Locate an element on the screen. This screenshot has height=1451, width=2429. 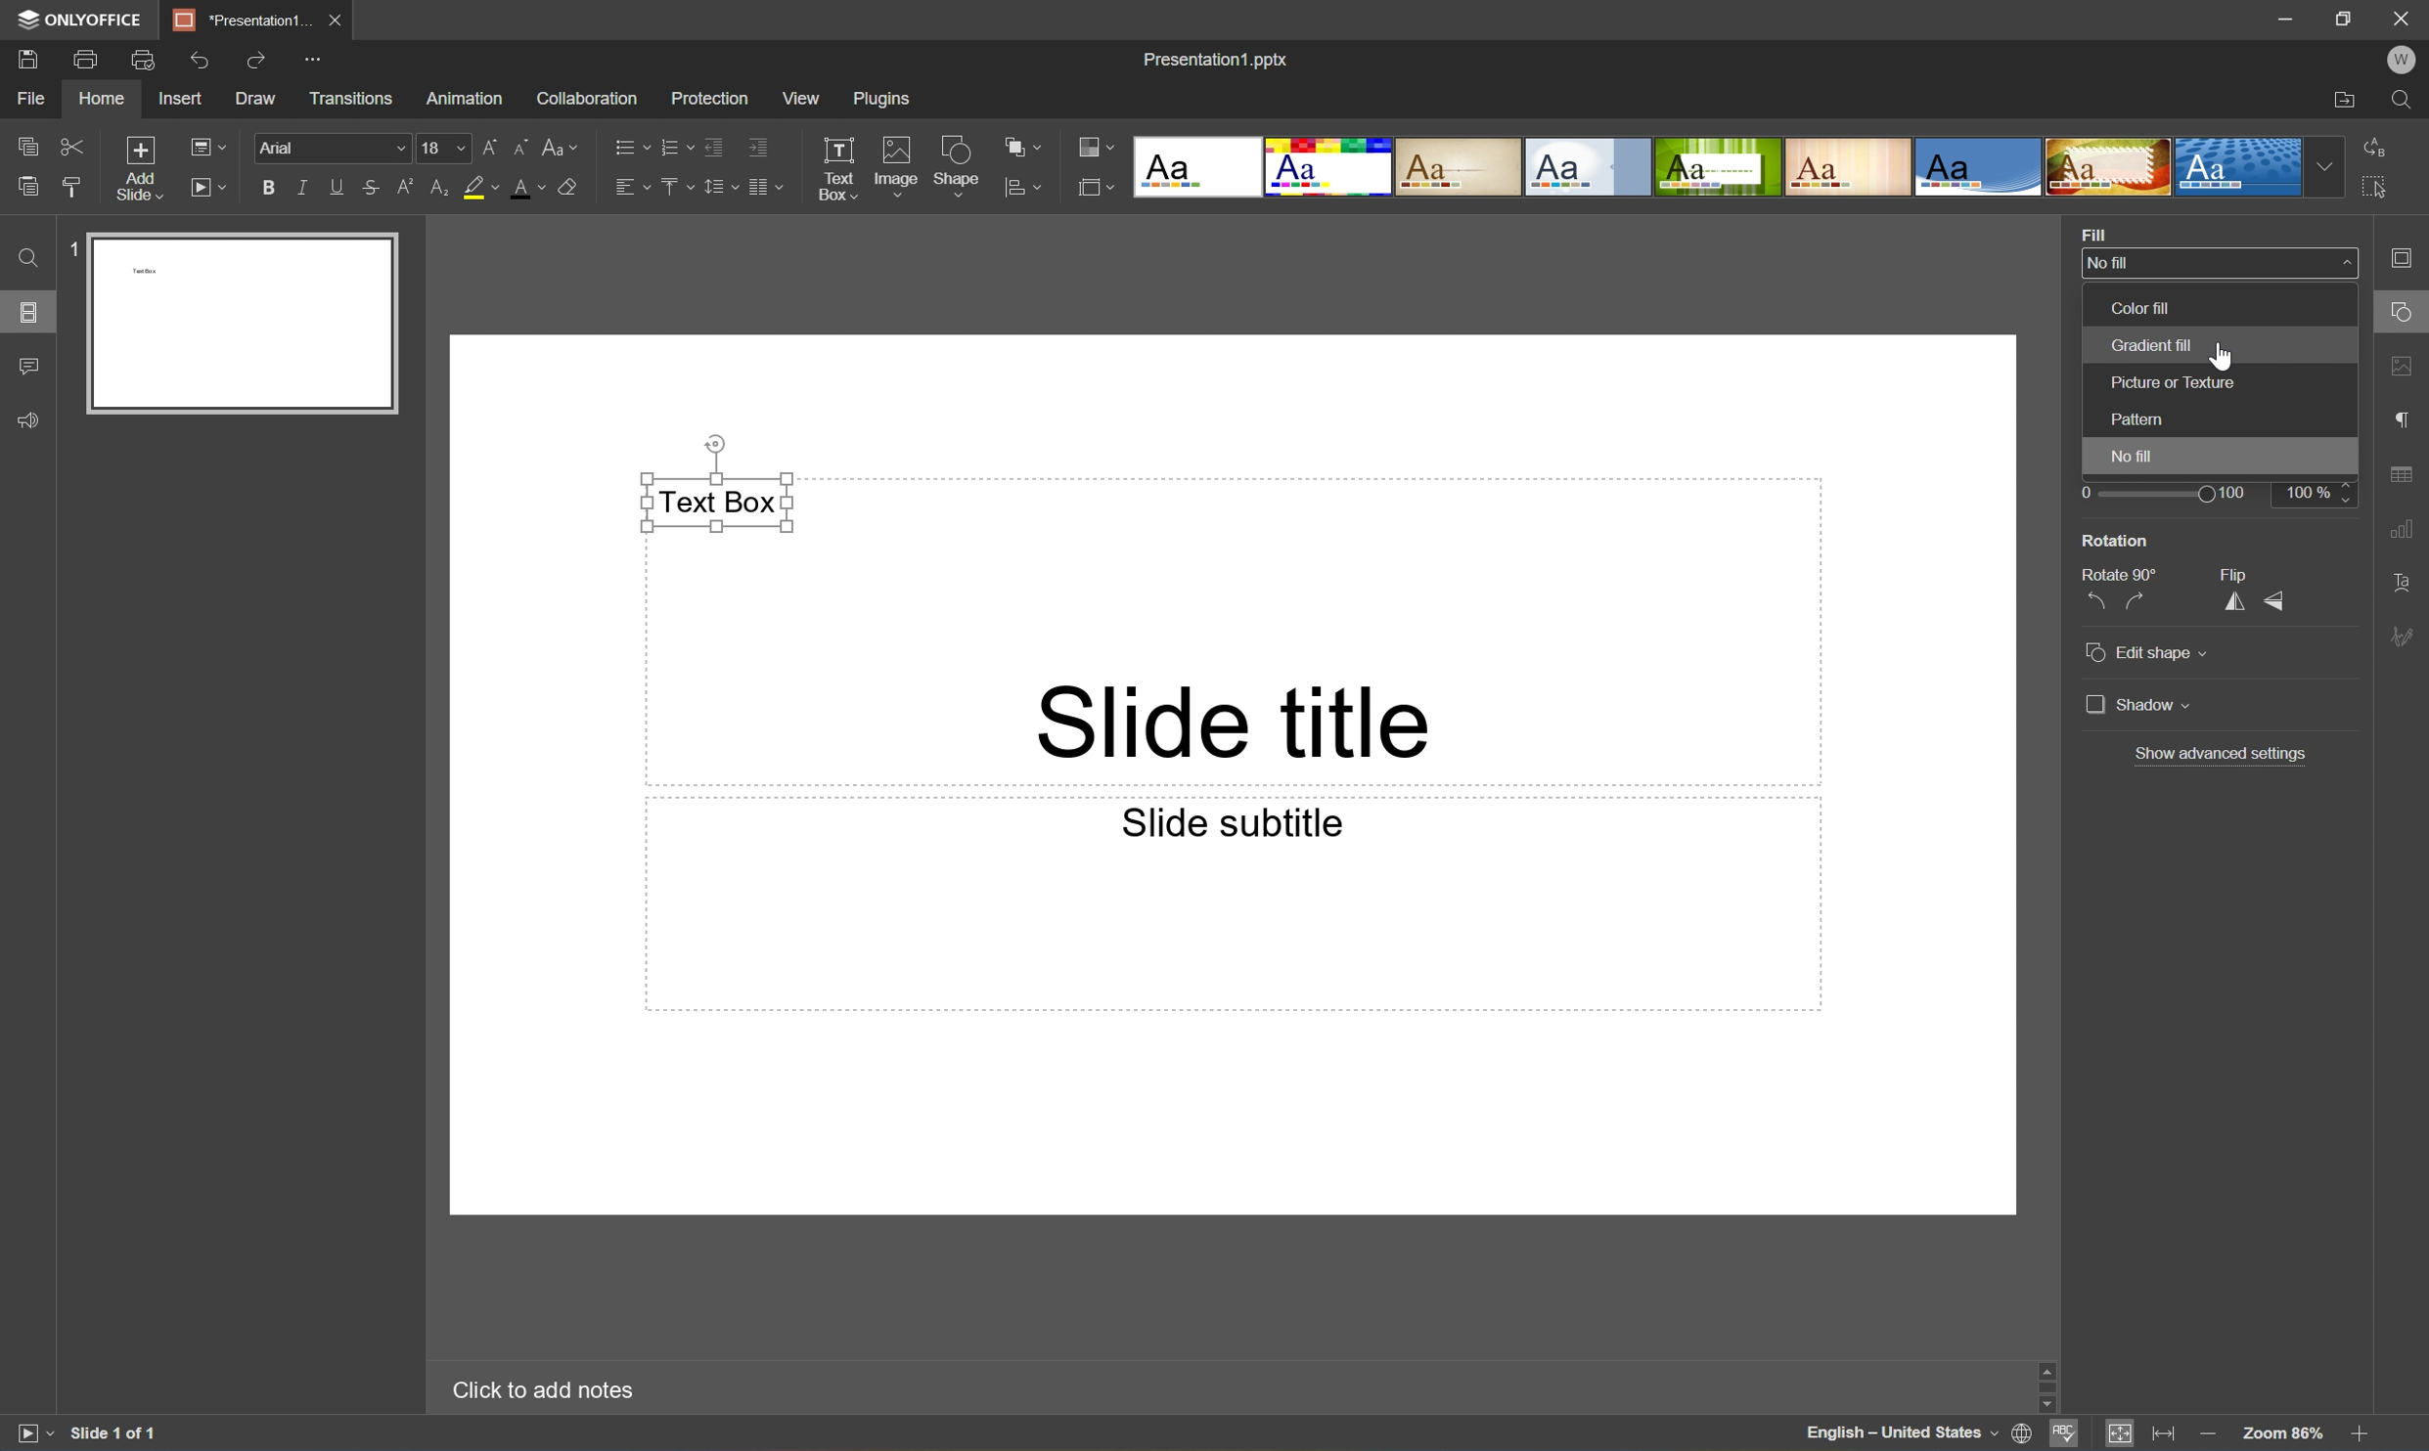
W is located at coordinates (2407, 62).